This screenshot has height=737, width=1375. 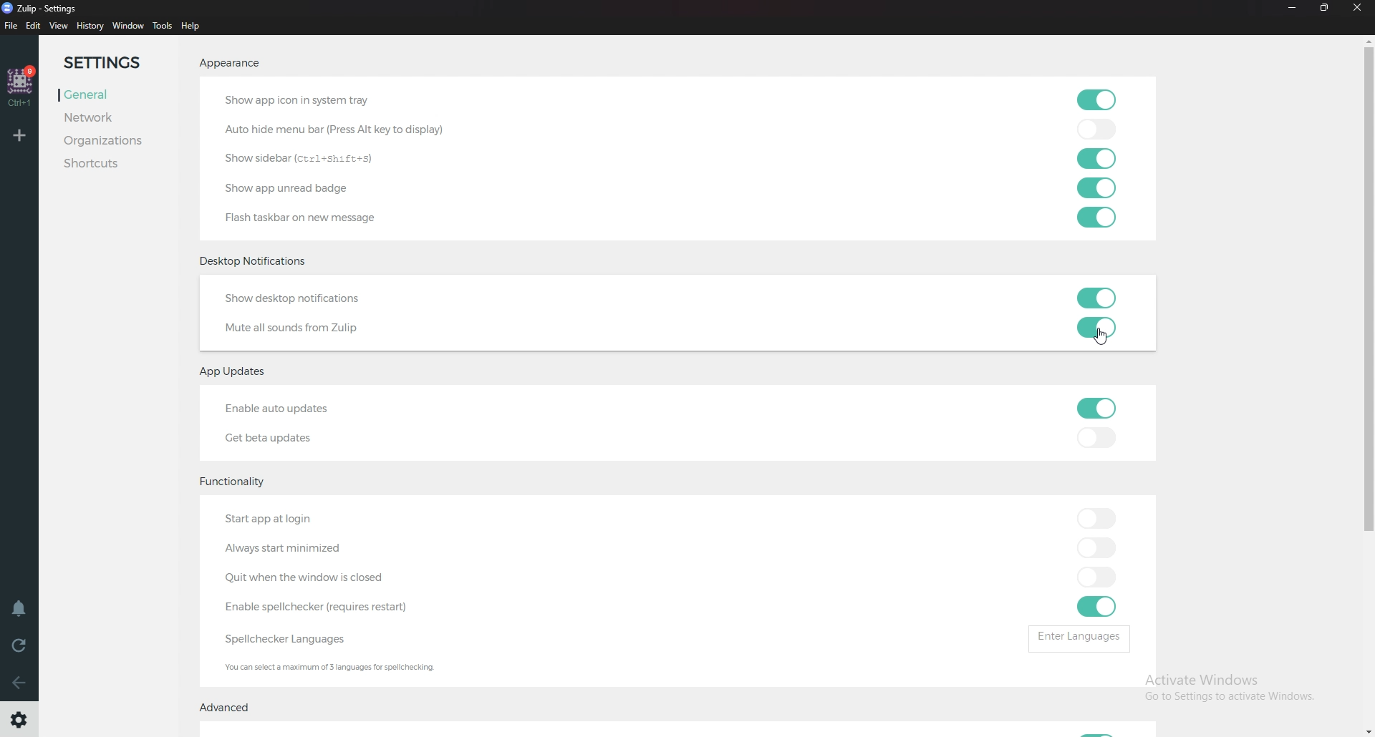 I want to click on Appearance, so click(x=228, y=65).